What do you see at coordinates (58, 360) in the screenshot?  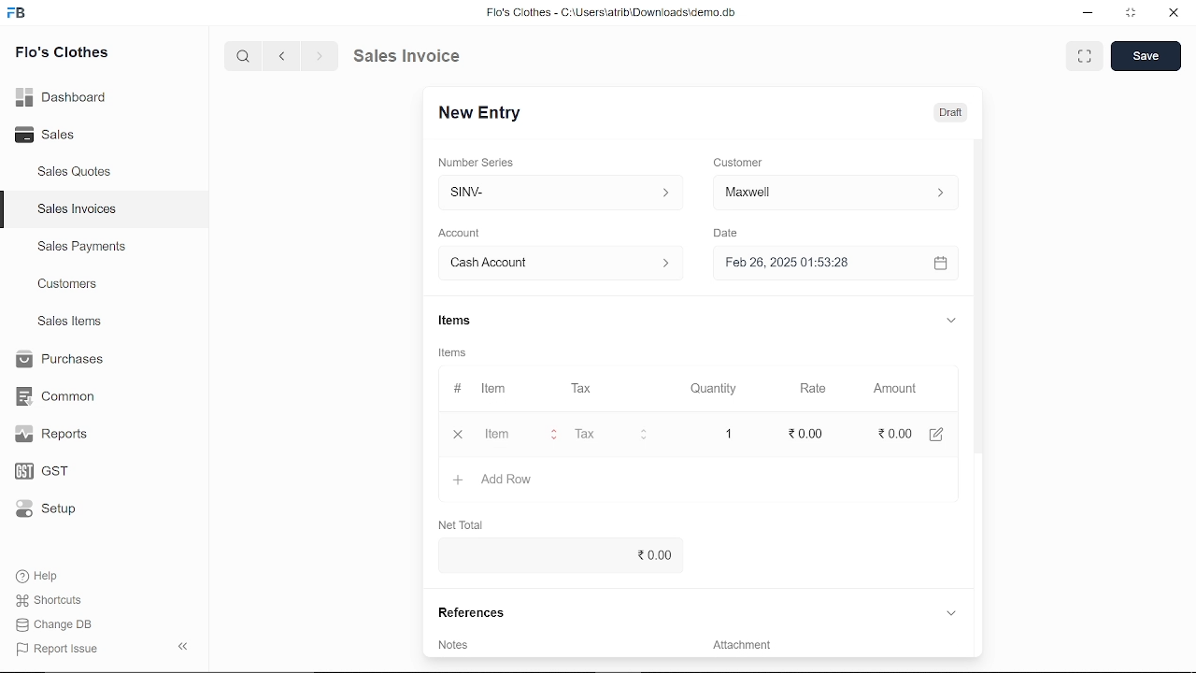 I see `Purchases` at bounding box center [58, 360].